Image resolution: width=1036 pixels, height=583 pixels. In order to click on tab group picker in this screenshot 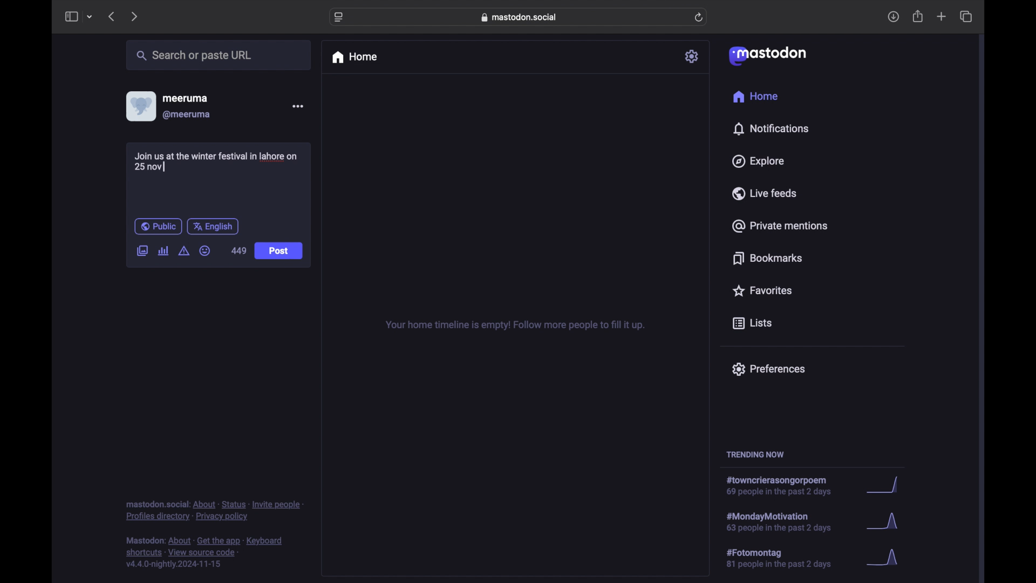, I will do `click(90, 17)`.